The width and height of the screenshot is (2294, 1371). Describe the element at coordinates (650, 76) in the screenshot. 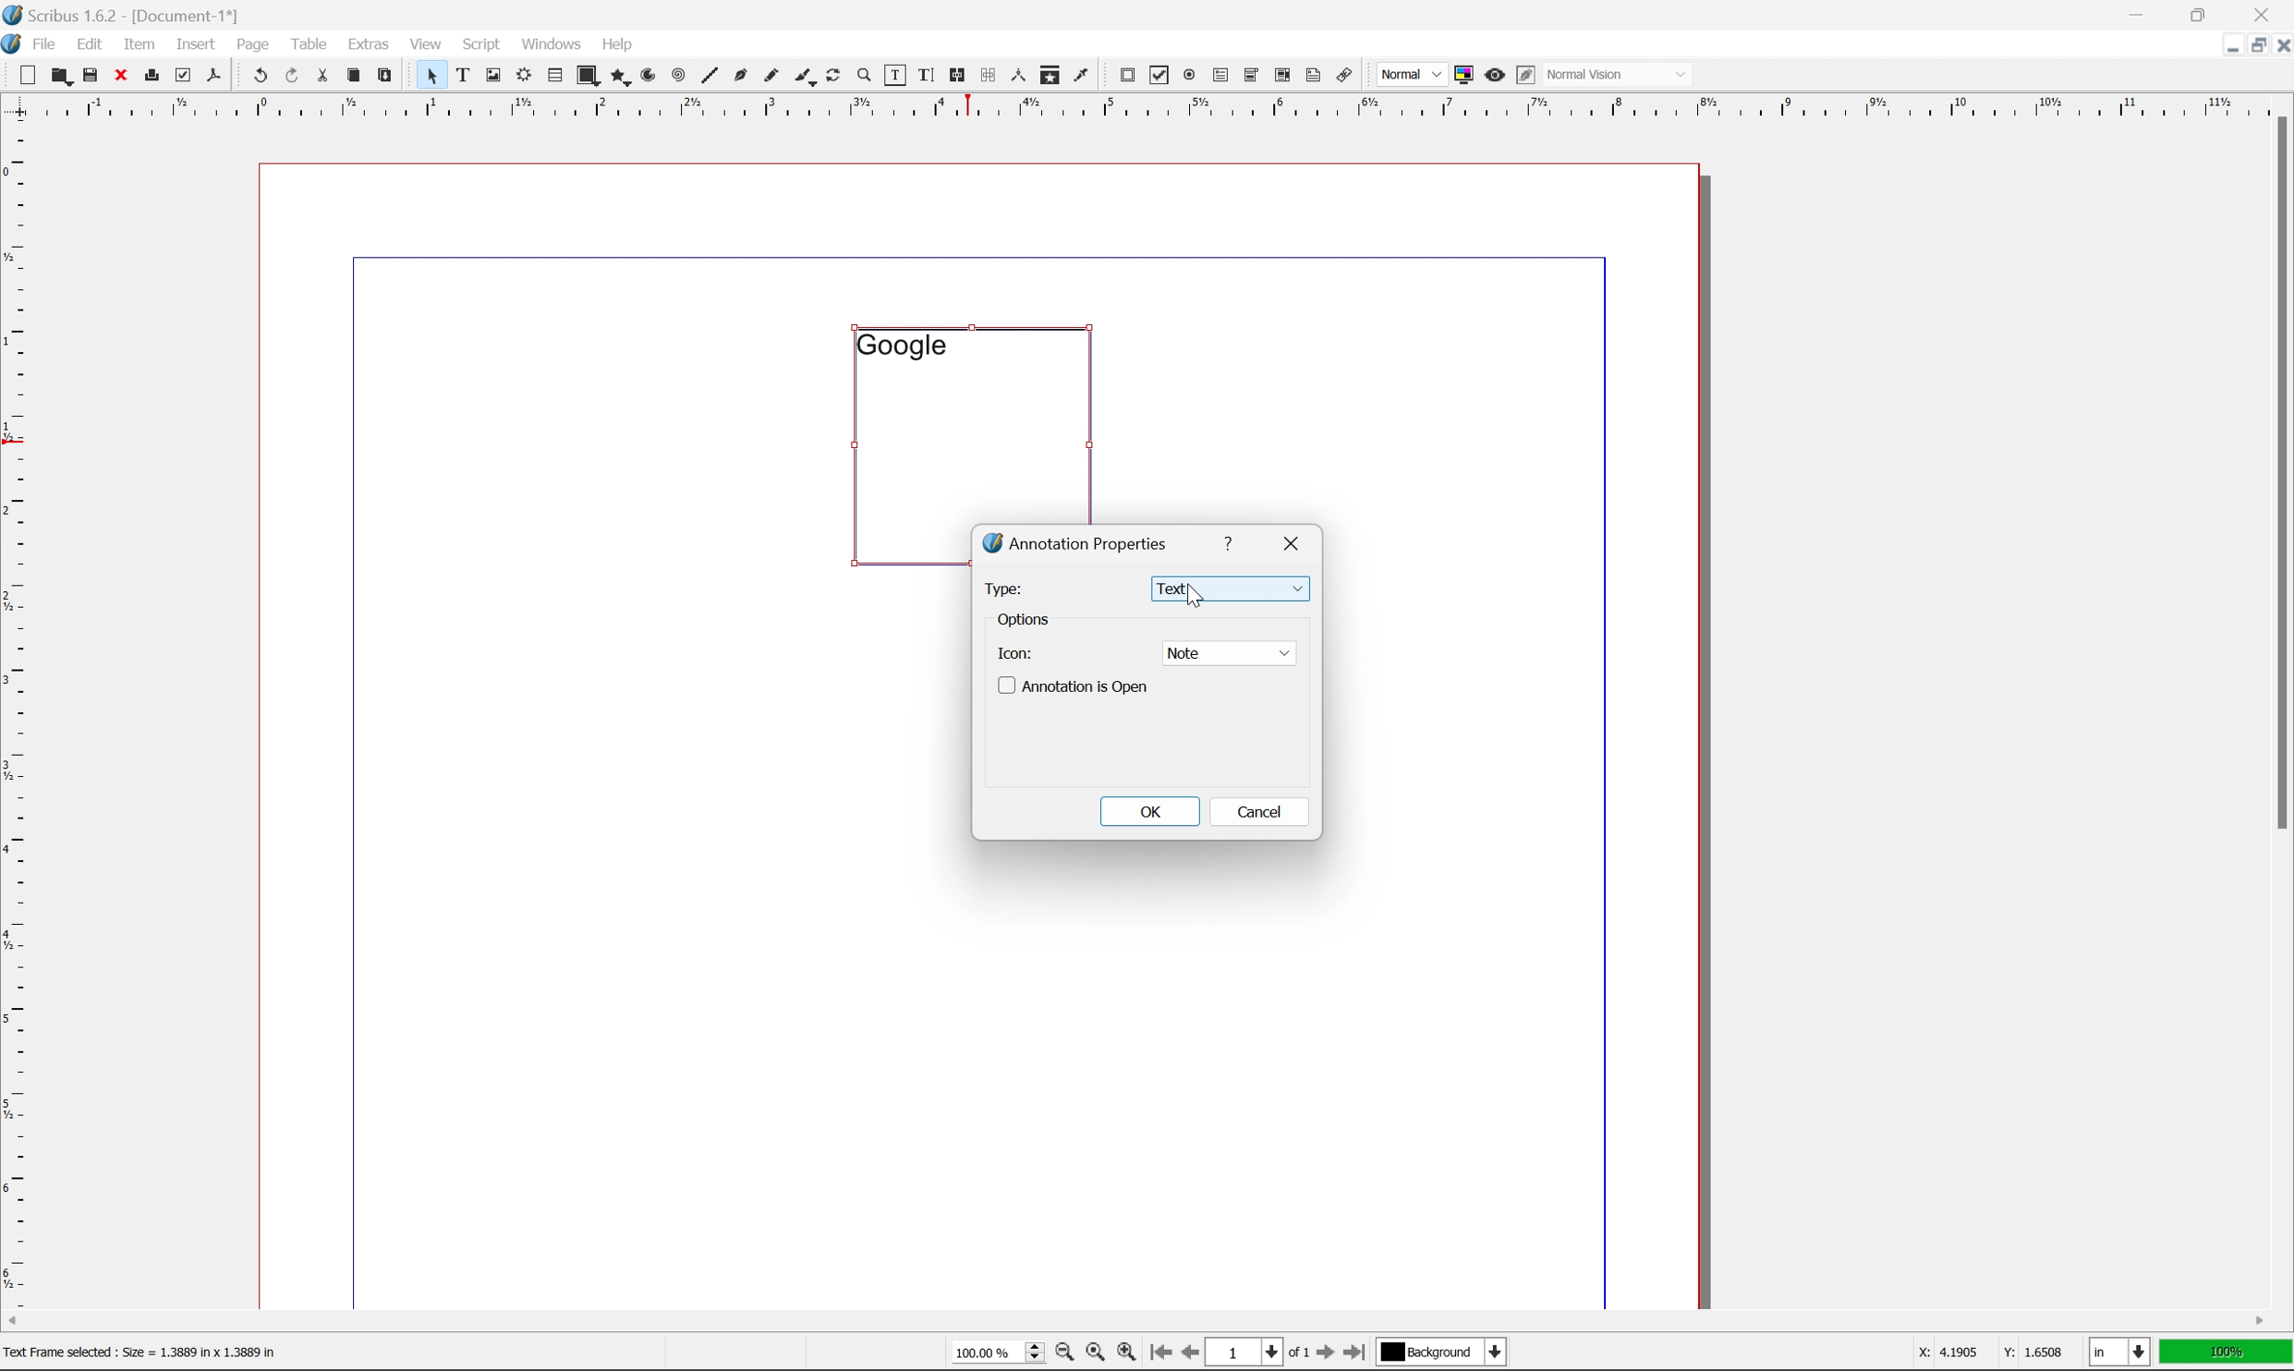

I see `arc` at that location.